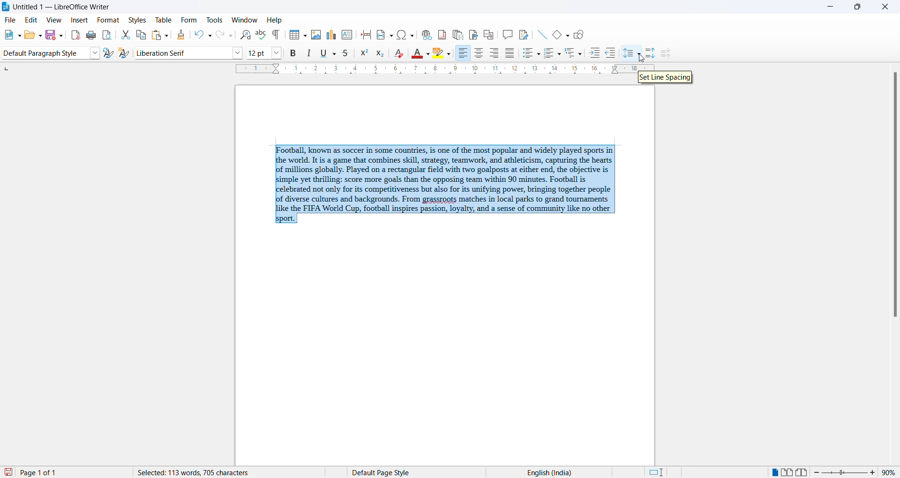 Image resolution: width=900 pixels, height=478 pixels. What do you see at coordinates (258, 52) in the screenshot?
I see `font size` at bounding box center [258, 52].